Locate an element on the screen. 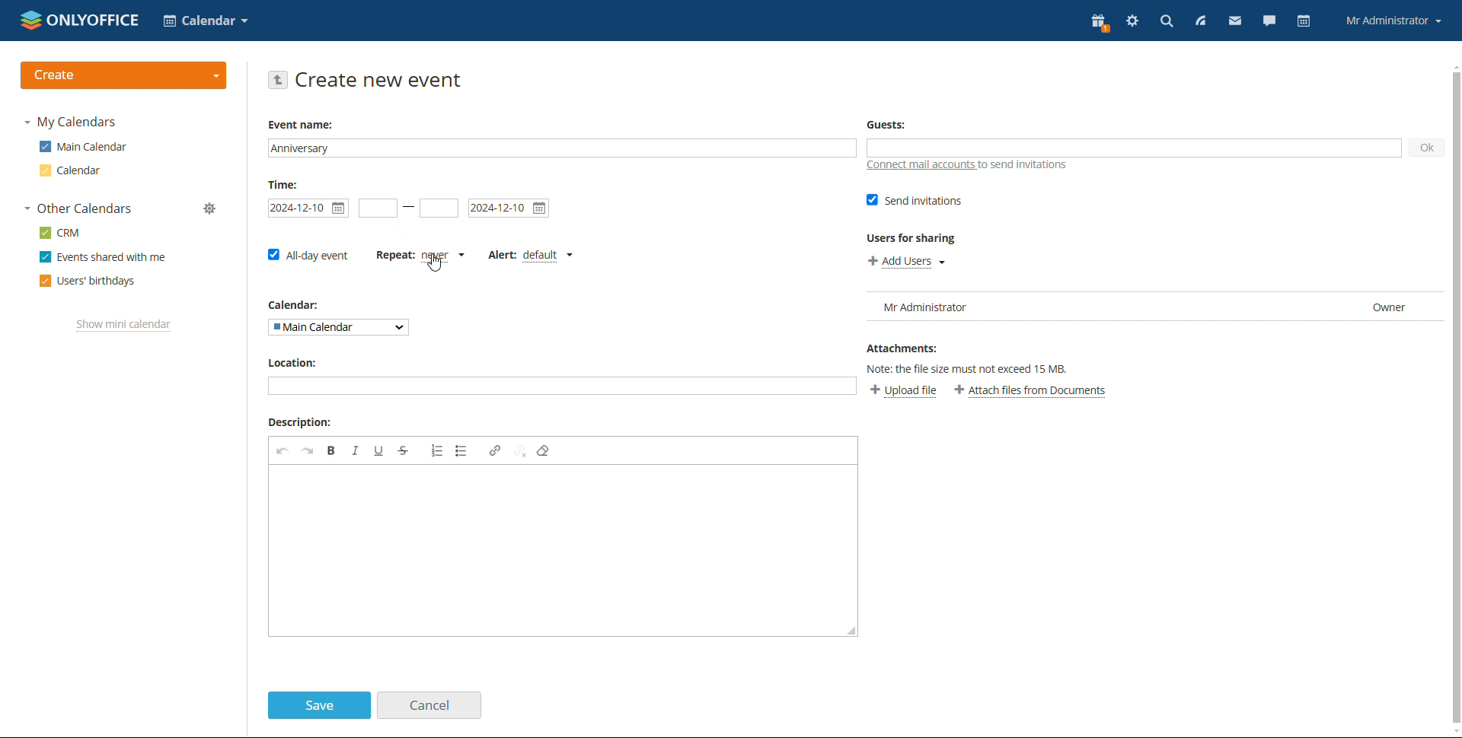 This screenshot has height=738, width=1462. connect mail accounts is located at coordinates (967, 166).